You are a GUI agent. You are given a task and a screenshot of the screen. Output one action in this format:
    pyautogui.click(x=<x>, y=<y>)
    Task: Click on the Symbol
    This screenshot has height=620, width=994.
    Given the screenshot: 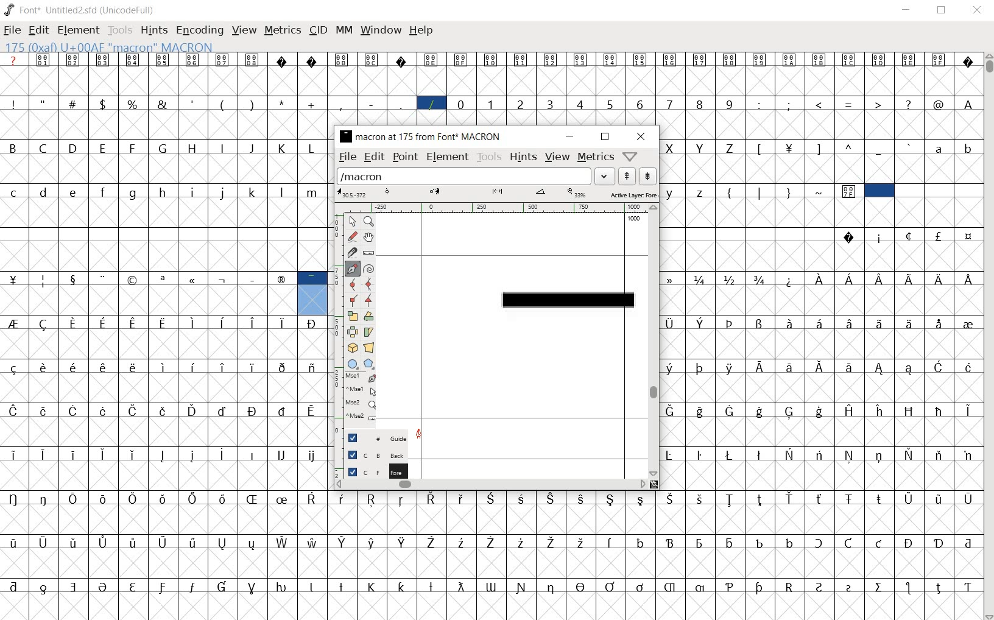 What is the action you would take?
    pyautogui.click(x=672, y=541)
    